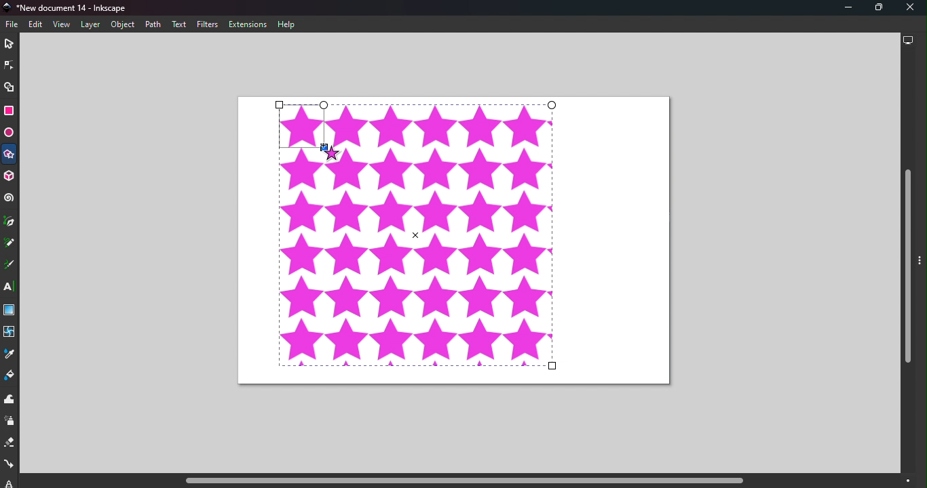  I want to click on Toggle command panel, so click(922, 268).